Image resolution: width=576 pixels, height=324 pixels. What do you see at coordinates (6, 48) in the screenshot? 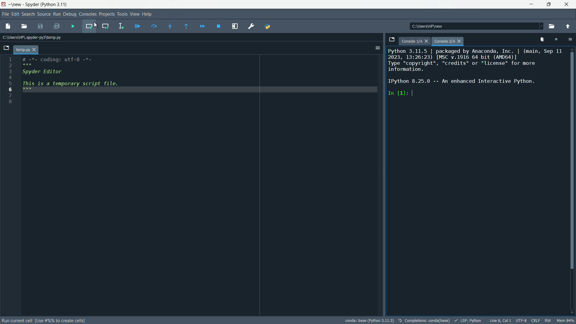
I see `browse tabs` at bounding box center [6, 48].